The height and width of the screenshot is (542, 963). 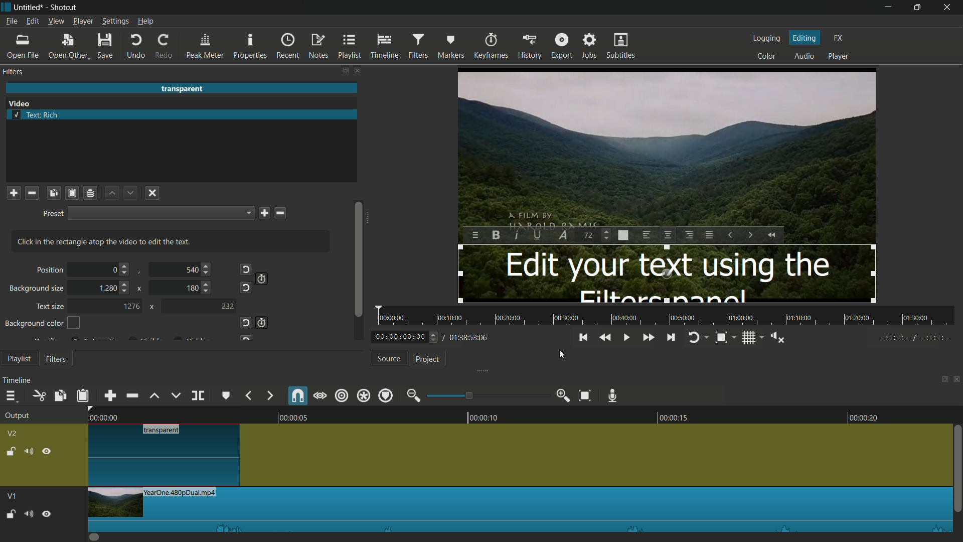 I want to click on timeline, so click(x=384, y=47).